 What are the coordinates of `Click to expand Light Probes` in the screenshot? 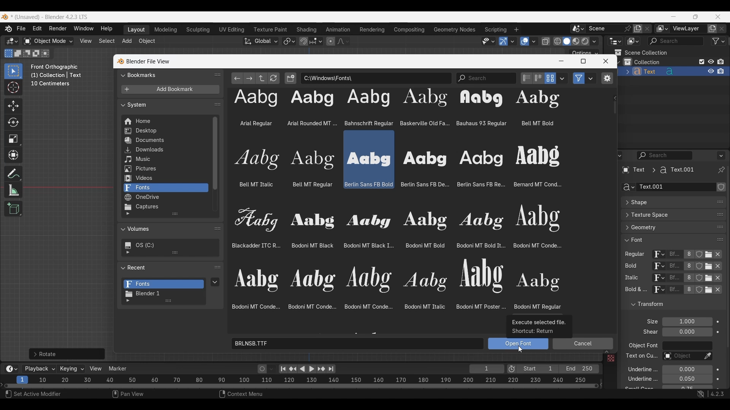 It's located at (647, 322).